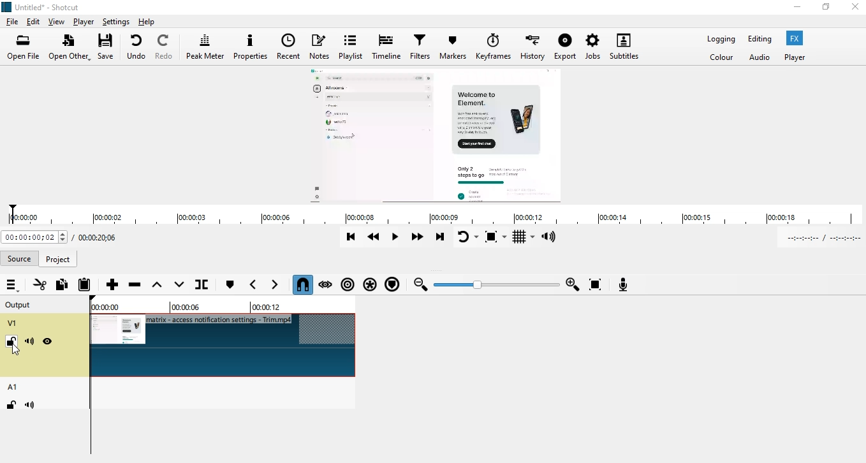  I want to click on logging, so click(721, 38).